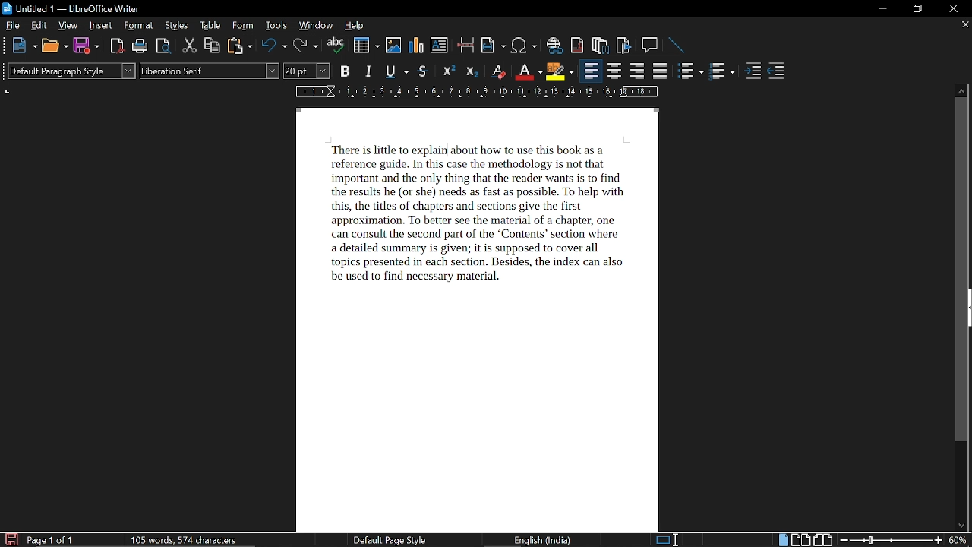 The width and height of the screenshot is (972, 547). I want to click on insert chart, so click(417, 46).